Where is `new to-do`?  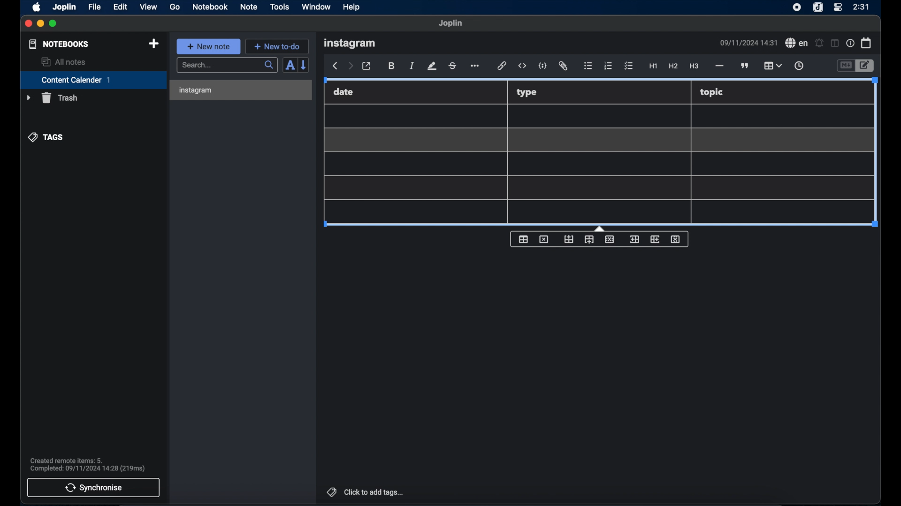
new to-do is located at coordinates (277, 46).